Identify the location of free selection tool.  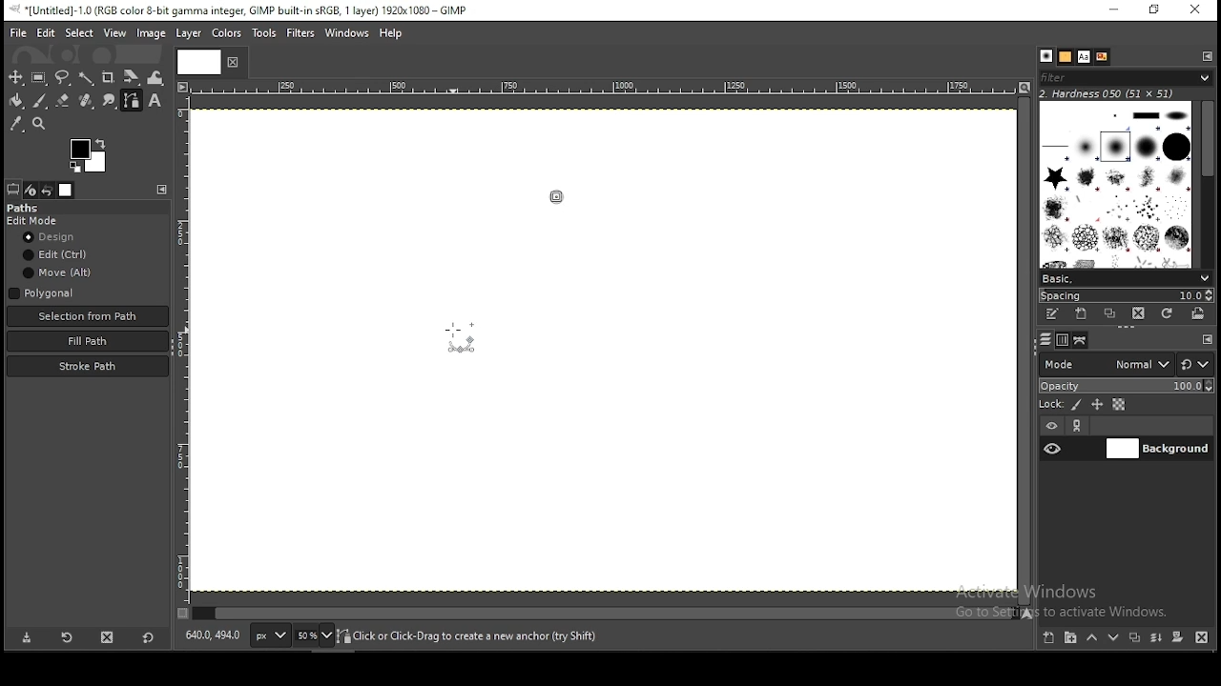
(63, 77).